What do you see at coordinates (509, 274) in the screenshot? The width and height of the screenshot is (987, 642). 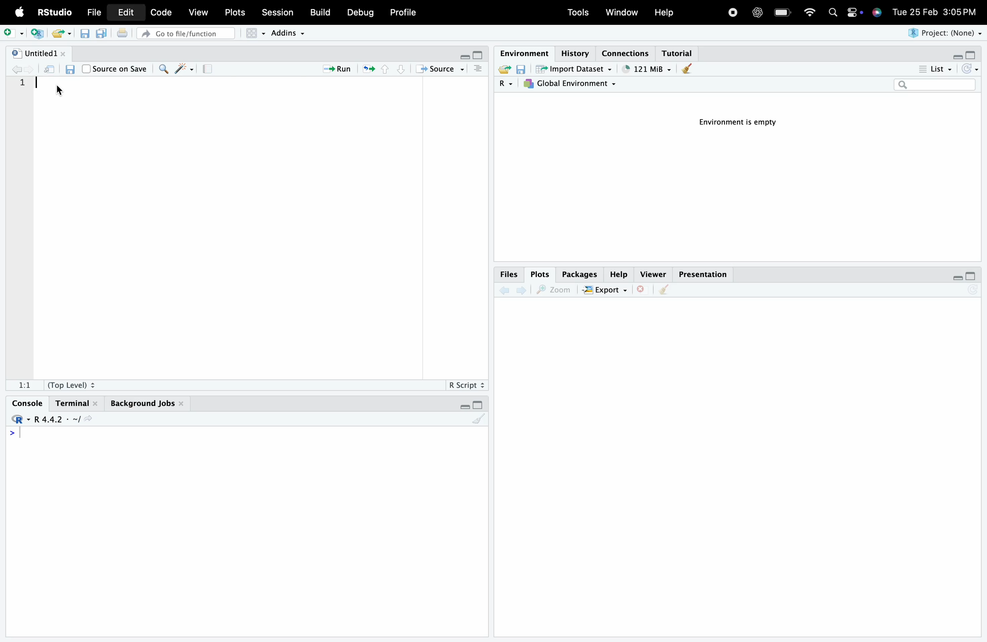 I see `Files` at bounding box center [509, 274].